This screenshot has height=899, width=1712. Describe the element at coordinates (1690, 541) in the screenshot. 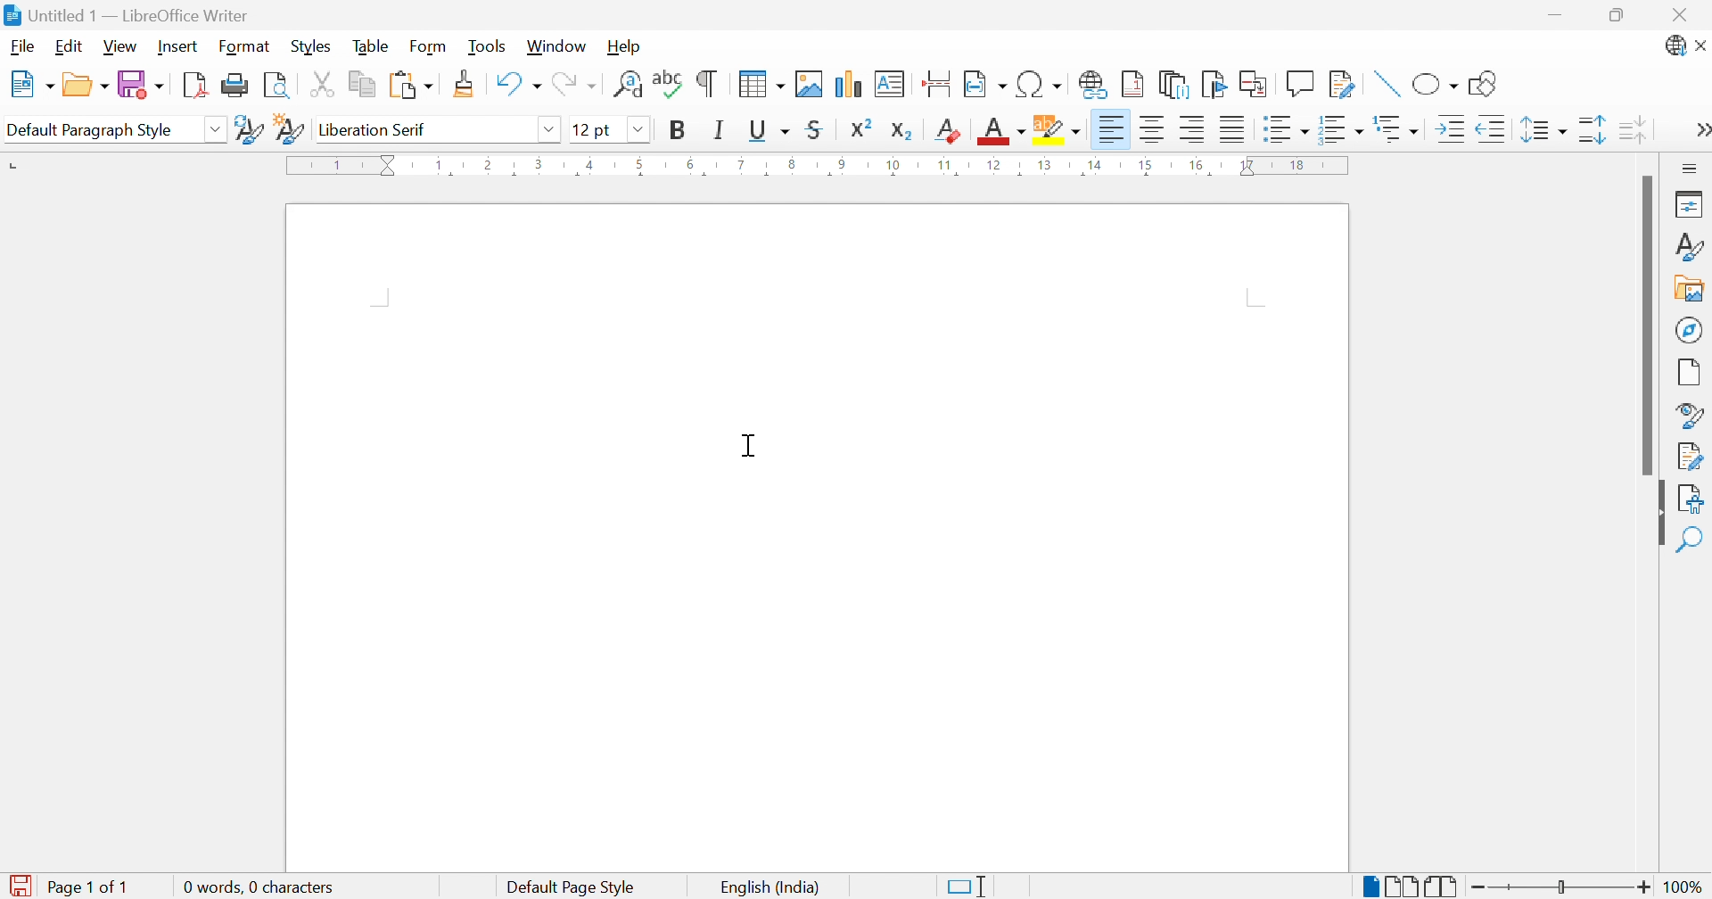

I see `Find` at that location.